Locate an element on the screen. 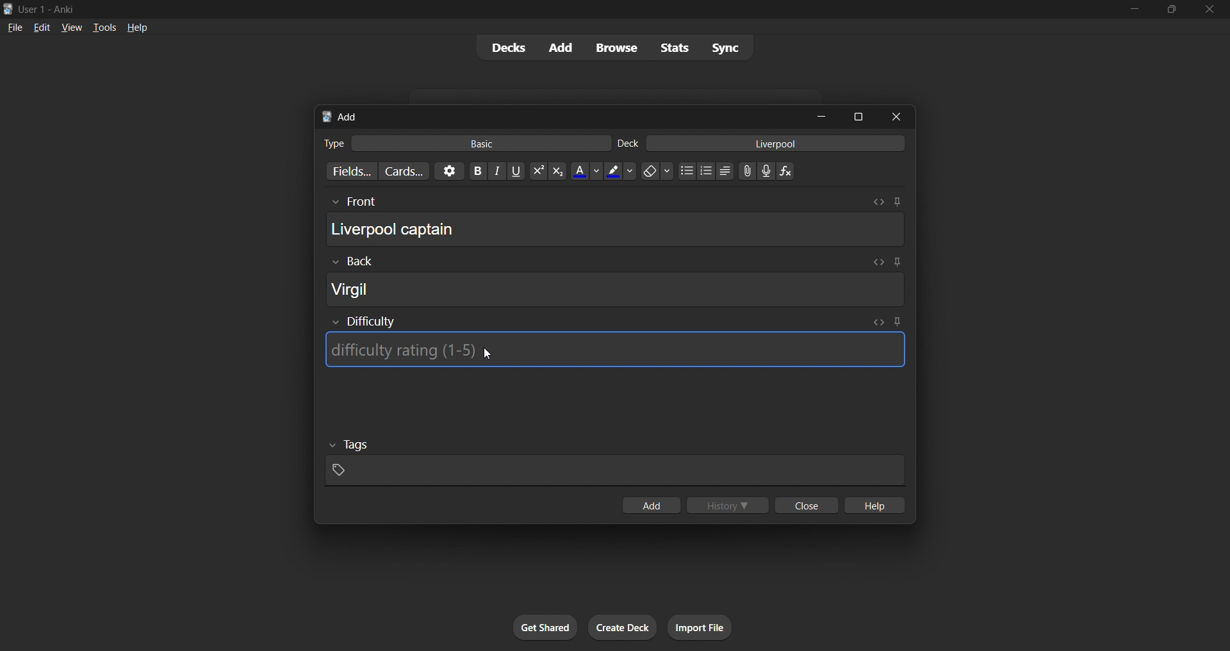 Image resolution: width=1230 pixels, height=651 pixels. add is located at coordinates (651, 505).